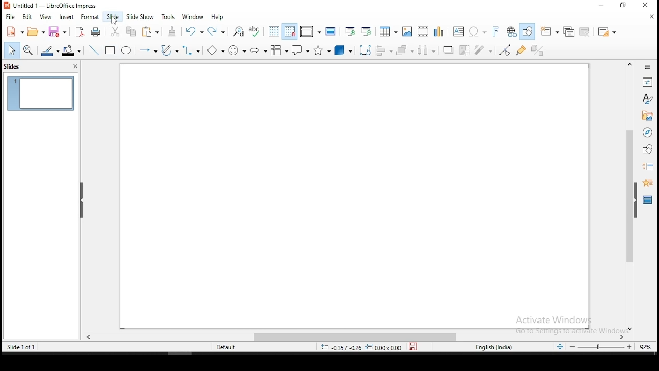  What do you see at coordinates (40, 93) in the screenshot?
I see `slide` at bounding box center [40, 93].